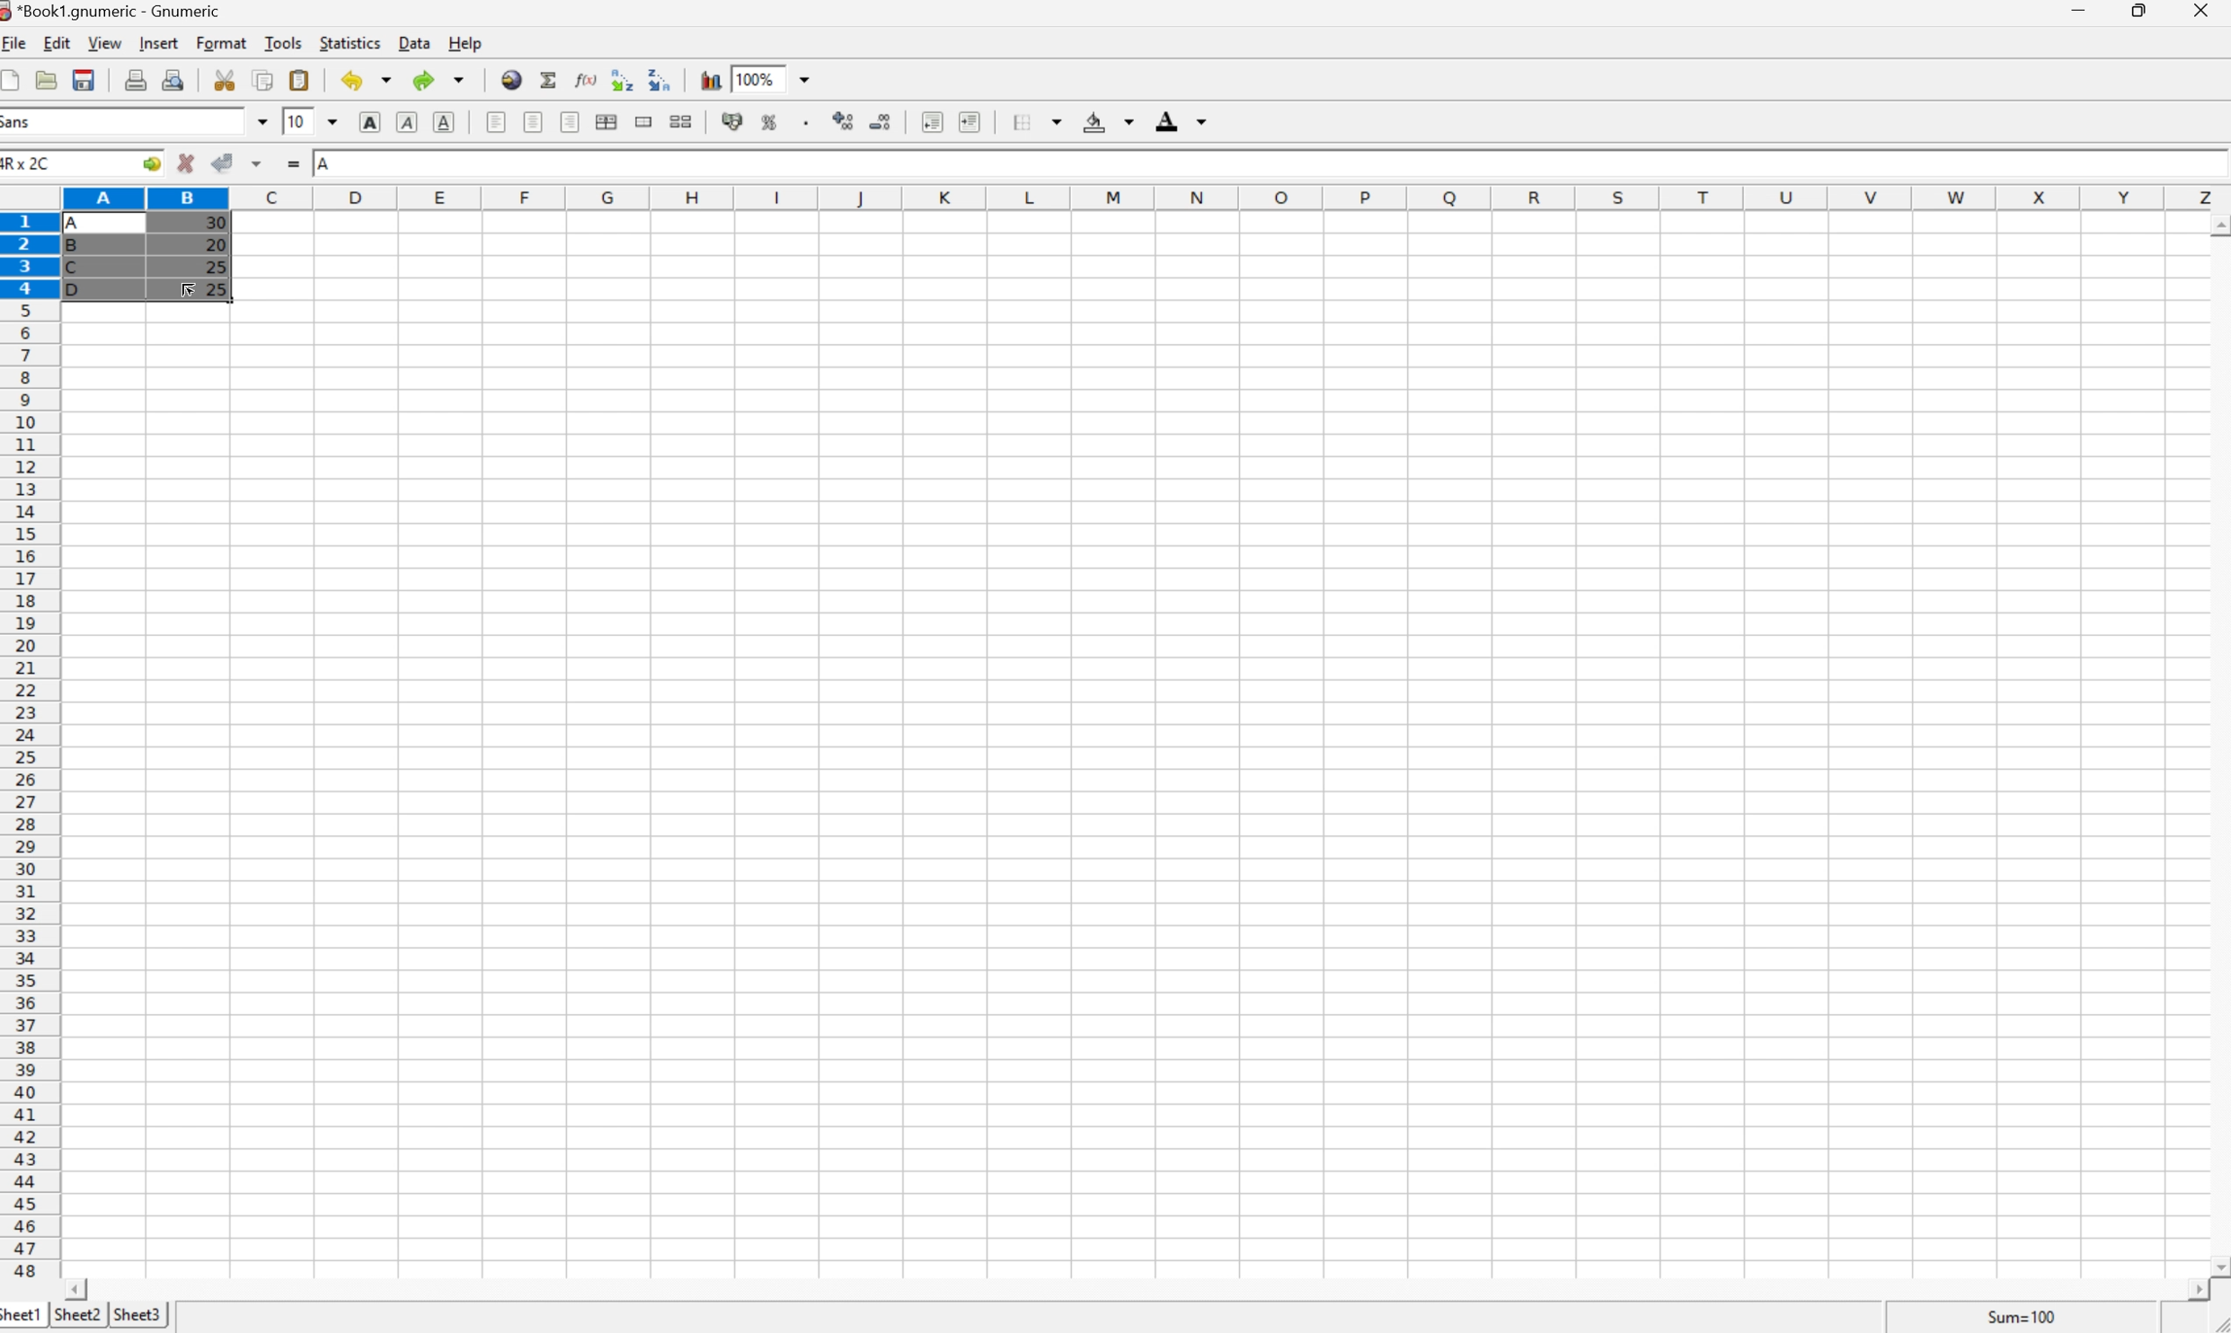 This screenshot has height=1333, width=2231. I want to click on Sans, so click(20, 121).